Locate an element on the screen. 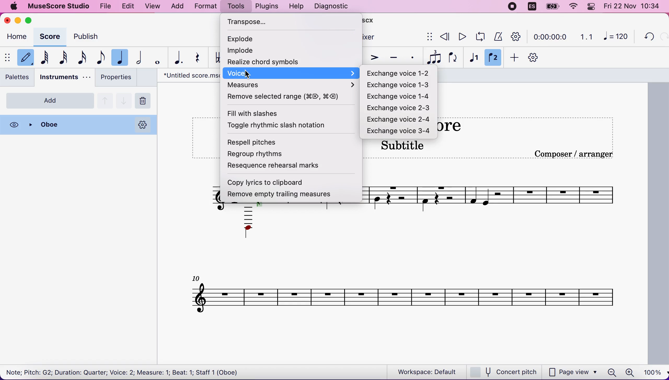 The image size is (669, 380). quarter note is located at coordinates (120, 57).